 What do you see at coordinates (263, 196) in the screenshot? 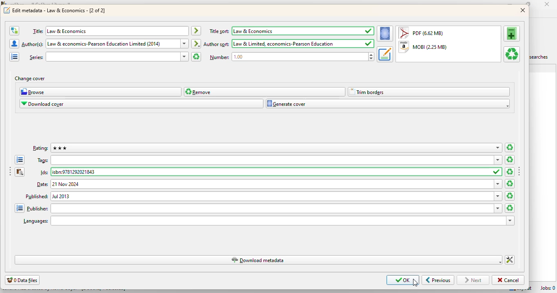
I see `published` at bounding box center [263, 196].